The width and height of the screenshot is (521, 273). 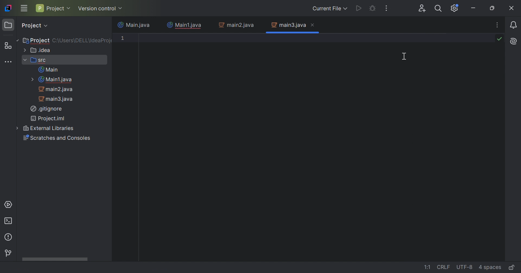 What do you see at coordinates (57, 99) in the screenshot?
I see `main3.java` at bounding box center [57, 99].